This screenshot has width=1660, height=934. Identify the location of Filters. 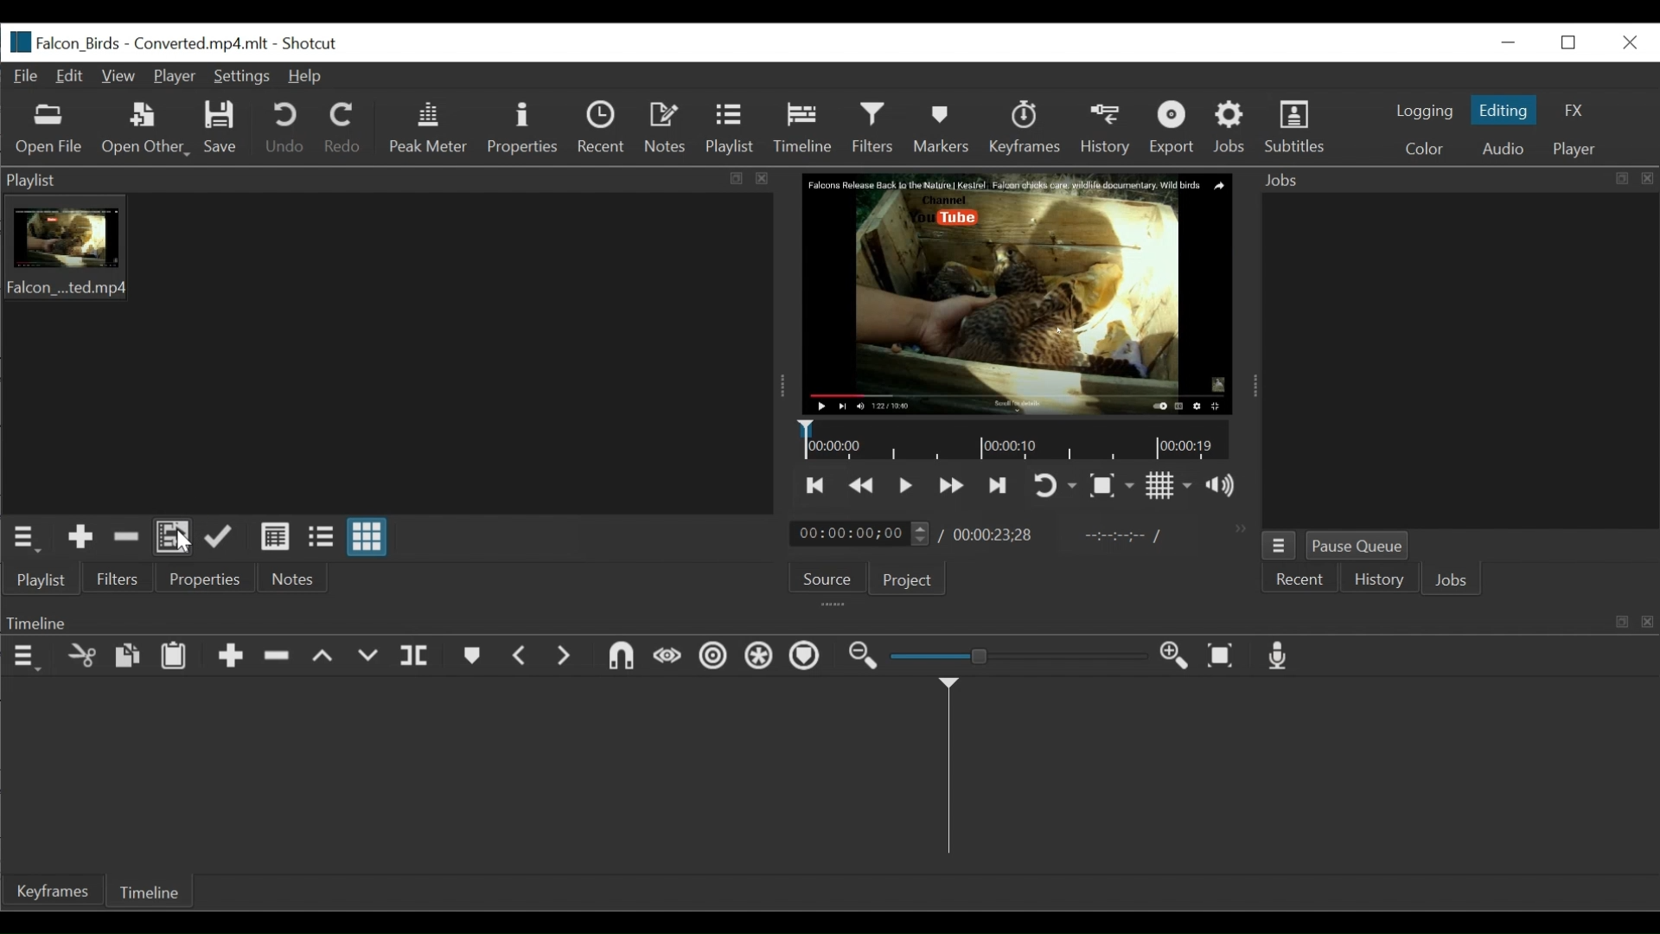
(874, 127).